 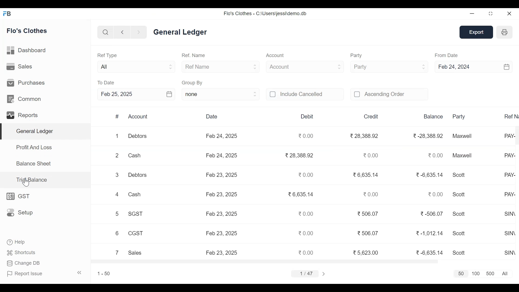 I want to click on Common, so click(x=25, y=98).